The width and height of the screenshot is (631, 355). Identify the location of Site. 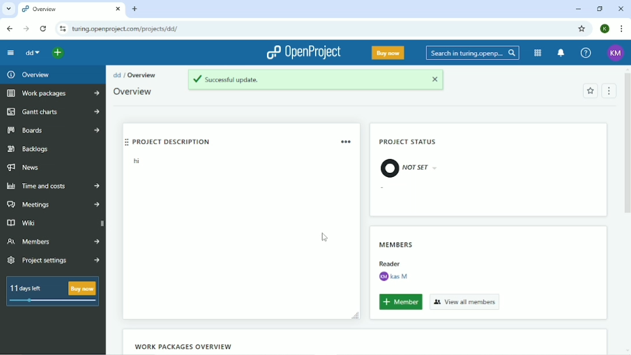
(127, 29).